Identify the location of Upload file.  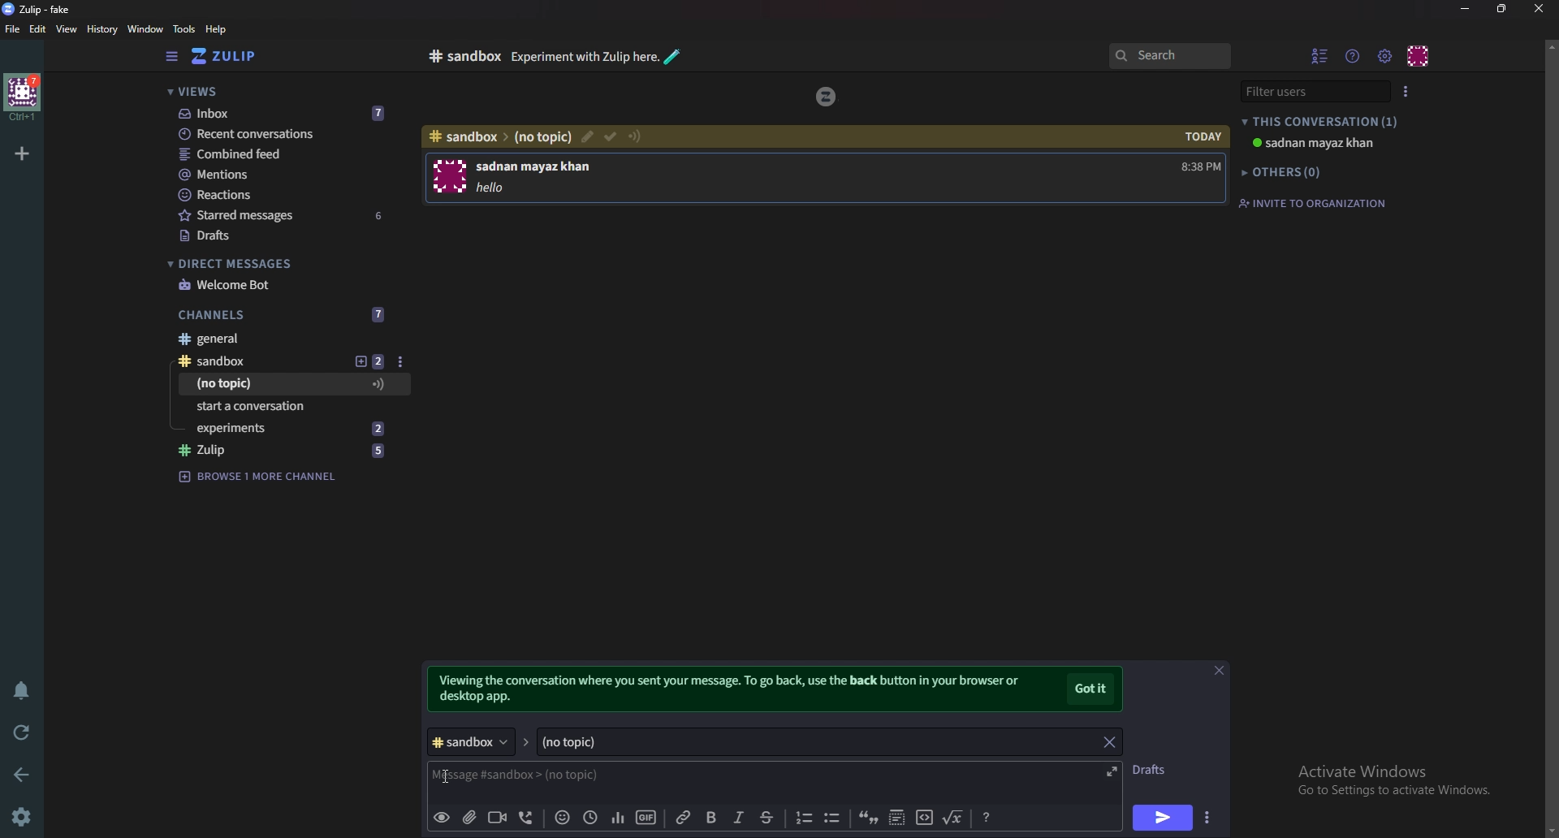
(470, 817).